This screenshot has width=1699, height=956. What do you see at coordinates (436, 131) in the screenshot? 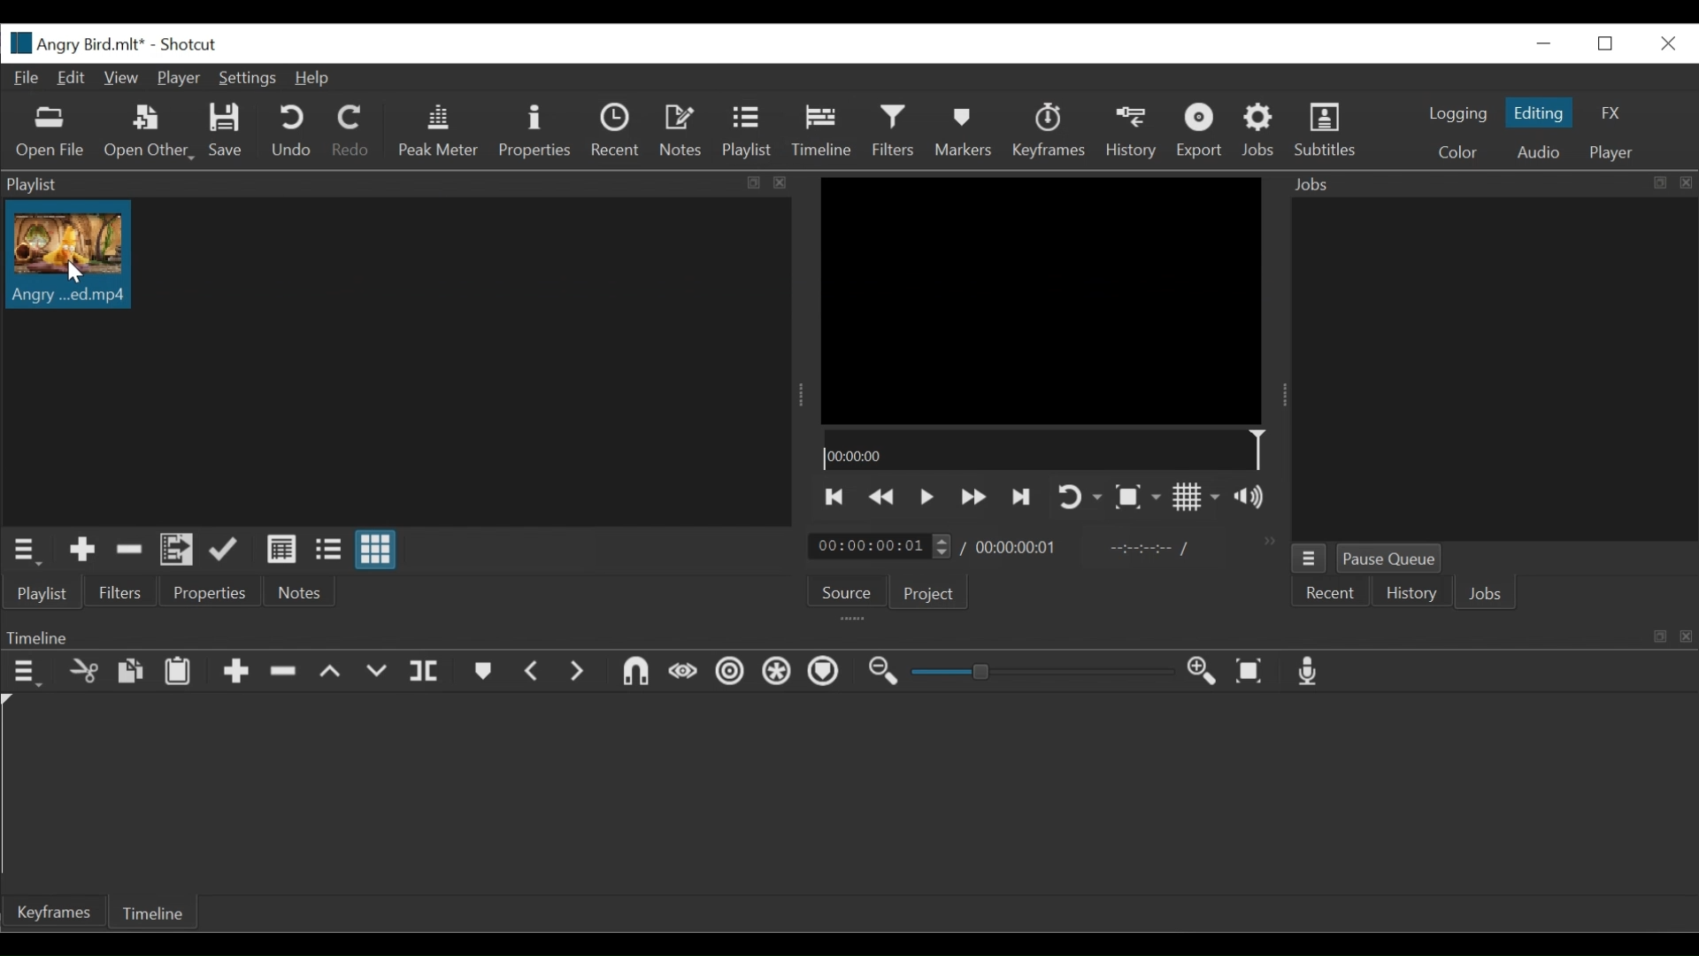
I see `Peak Meter` at bounding box center [436, 131].